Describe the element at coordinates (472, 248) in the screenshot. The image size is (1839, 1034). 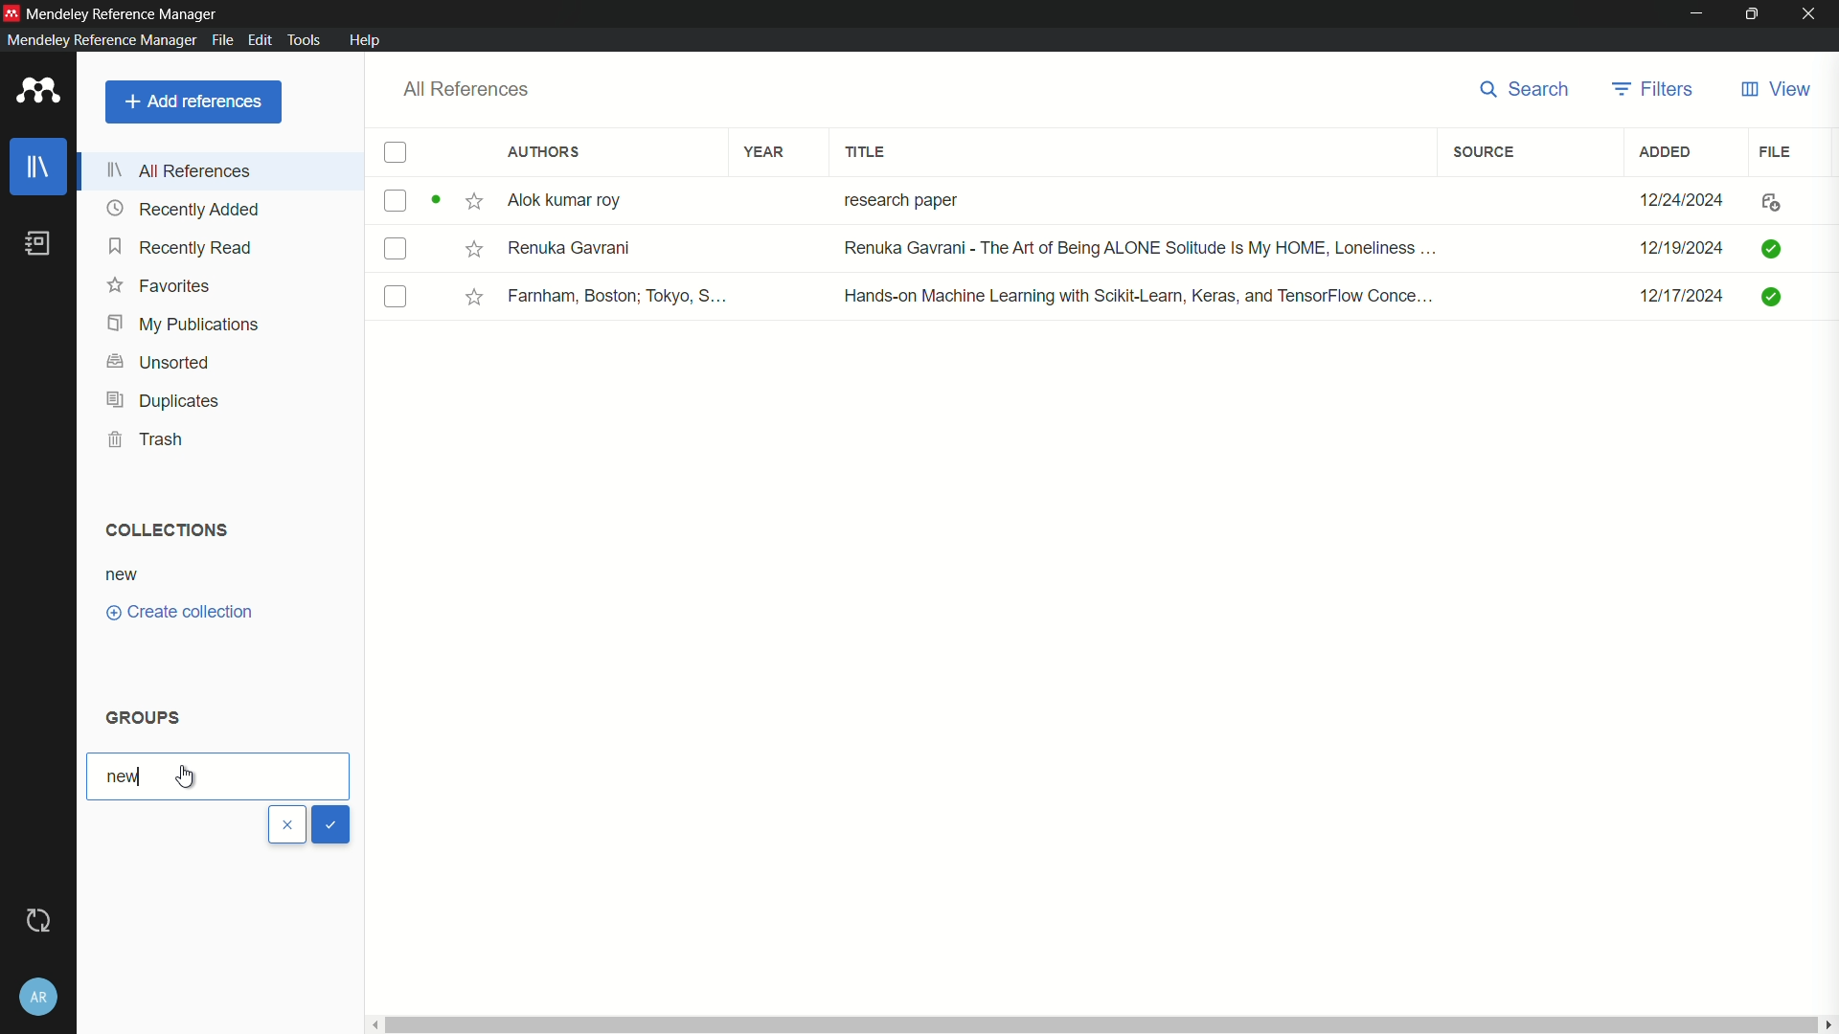
I see `Star` at that location.